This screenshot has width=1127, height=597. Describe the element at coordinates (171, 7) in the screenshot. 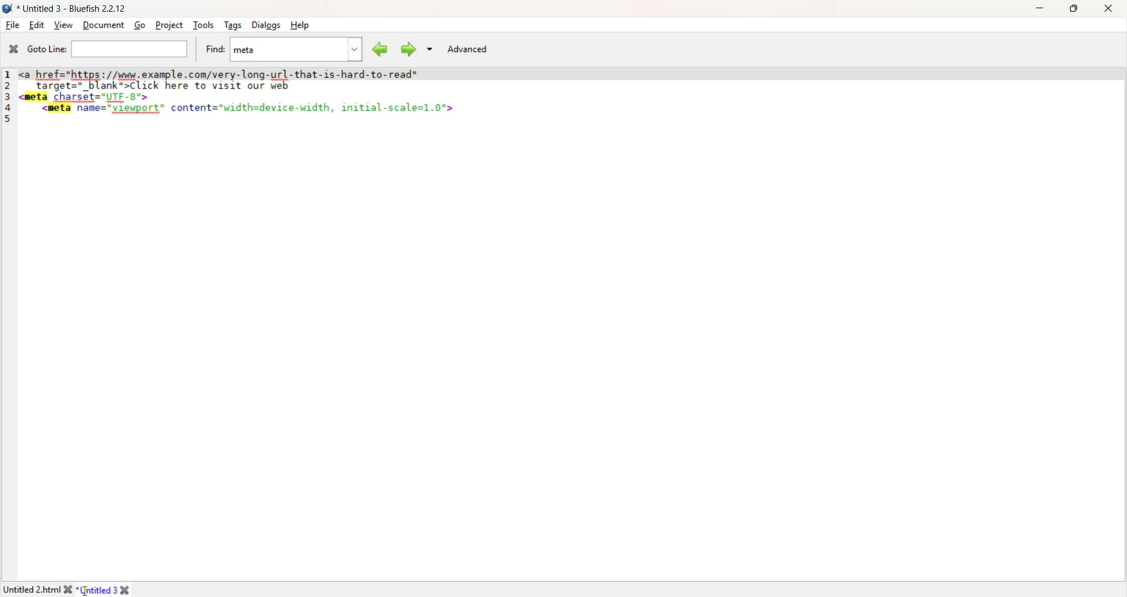

I see `Untitled 2.html (C:\Users\hp\Desktop\HTML\Untitled 2.html) - Bluefish 2.2.12` at that location.